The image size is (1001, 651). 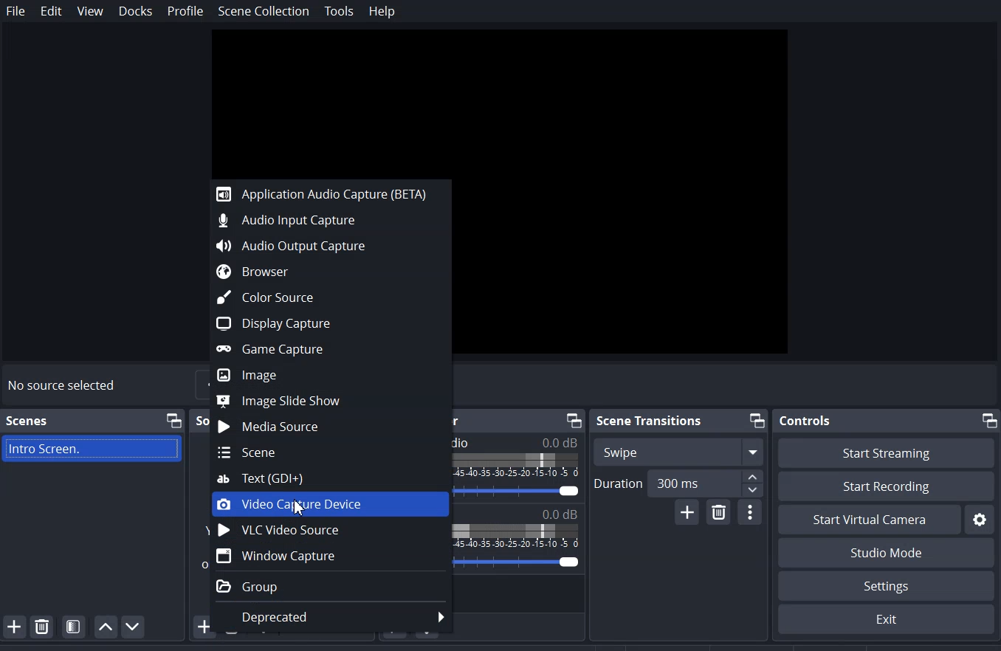 What do you see at coordinates (14, 626) in the screenshot?
I see `Add Scene` at bounding box center [14, 626].